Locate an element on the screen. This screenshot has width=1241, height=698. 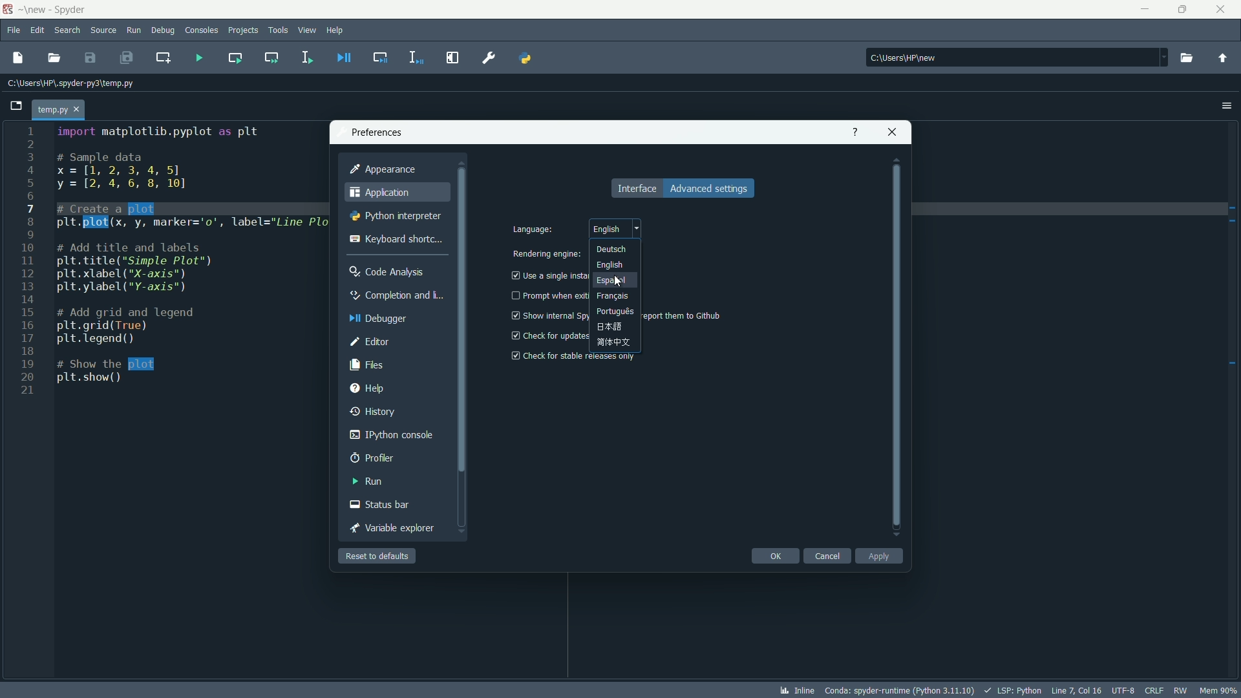
checkbox is located at coordinates (513, 276).